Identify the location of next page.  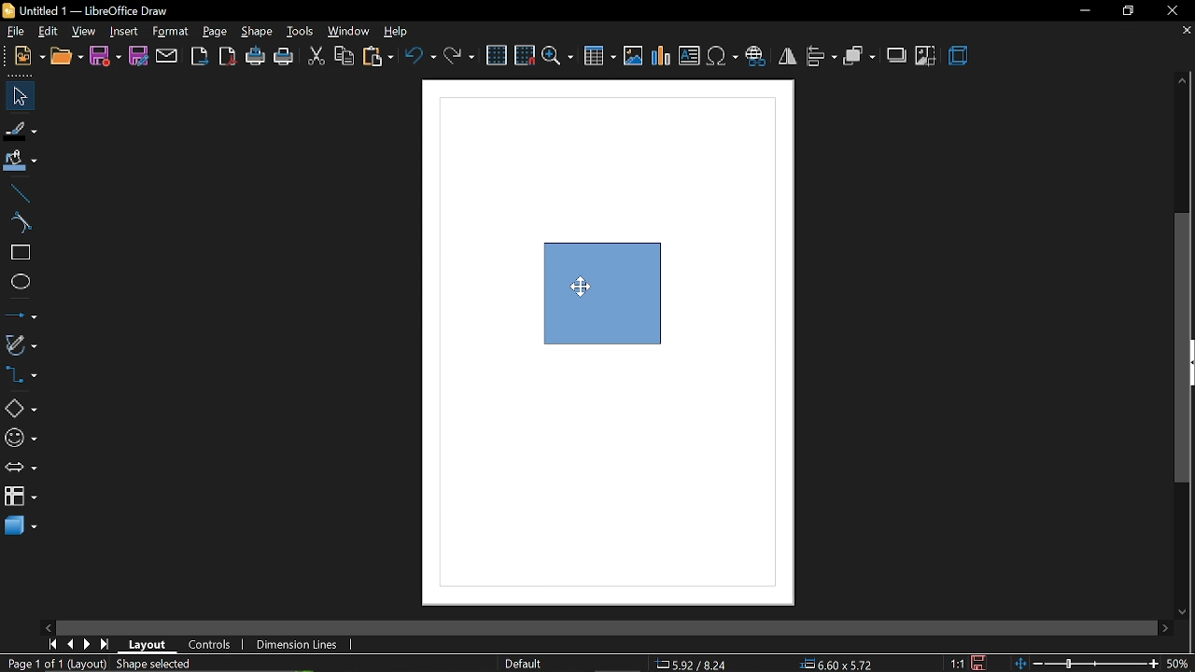
(88, 643).